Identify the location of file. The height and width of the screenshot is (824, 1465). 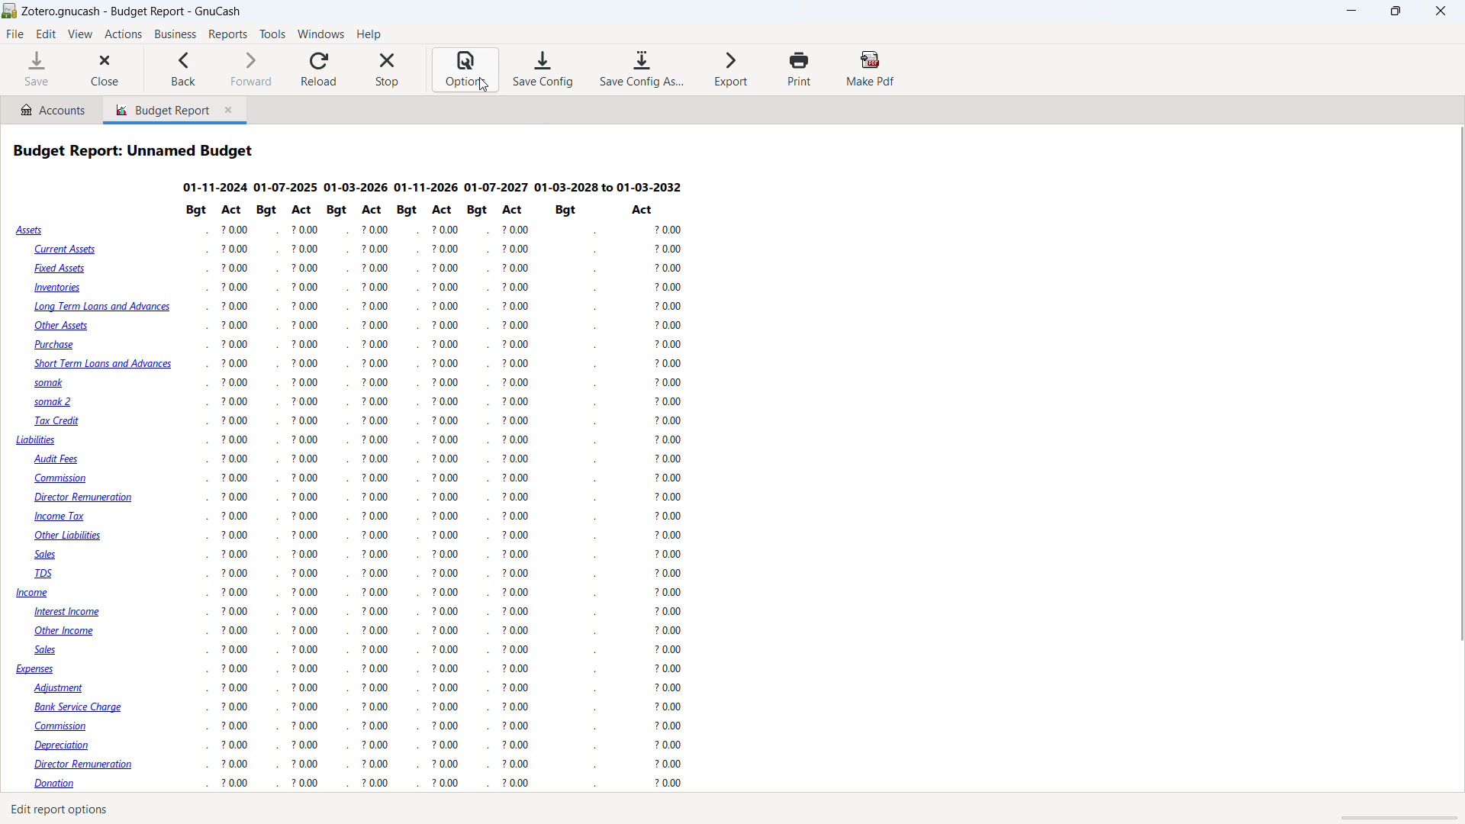
(15, 34).